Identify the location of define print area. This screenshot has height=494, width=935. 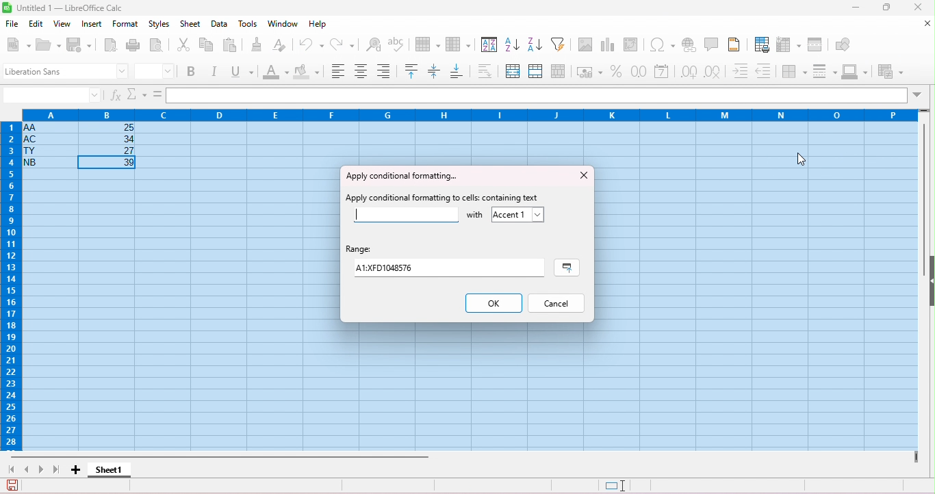
(763, 45).